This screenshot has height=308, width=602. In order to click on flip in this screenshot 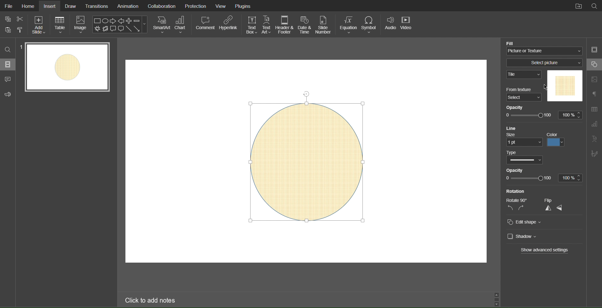, I will do `click(556, 199)`.